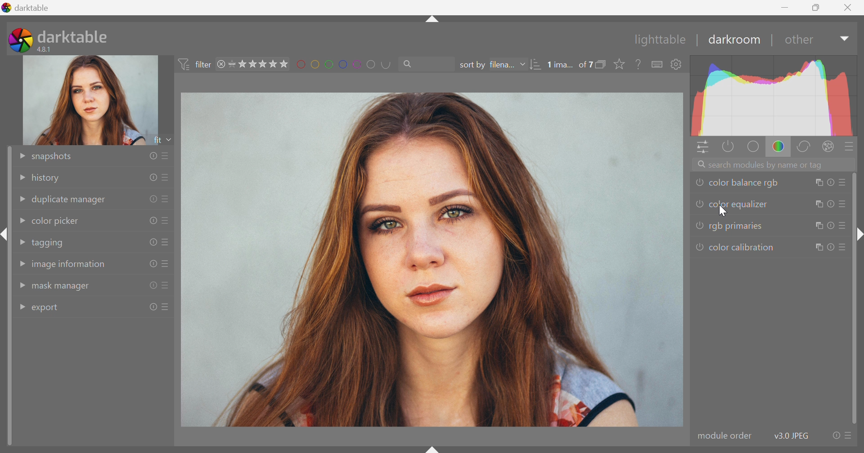 Image resolution: width=864 pixels, height=453 pixels. I want to click on remove filter, so click(221, 64).